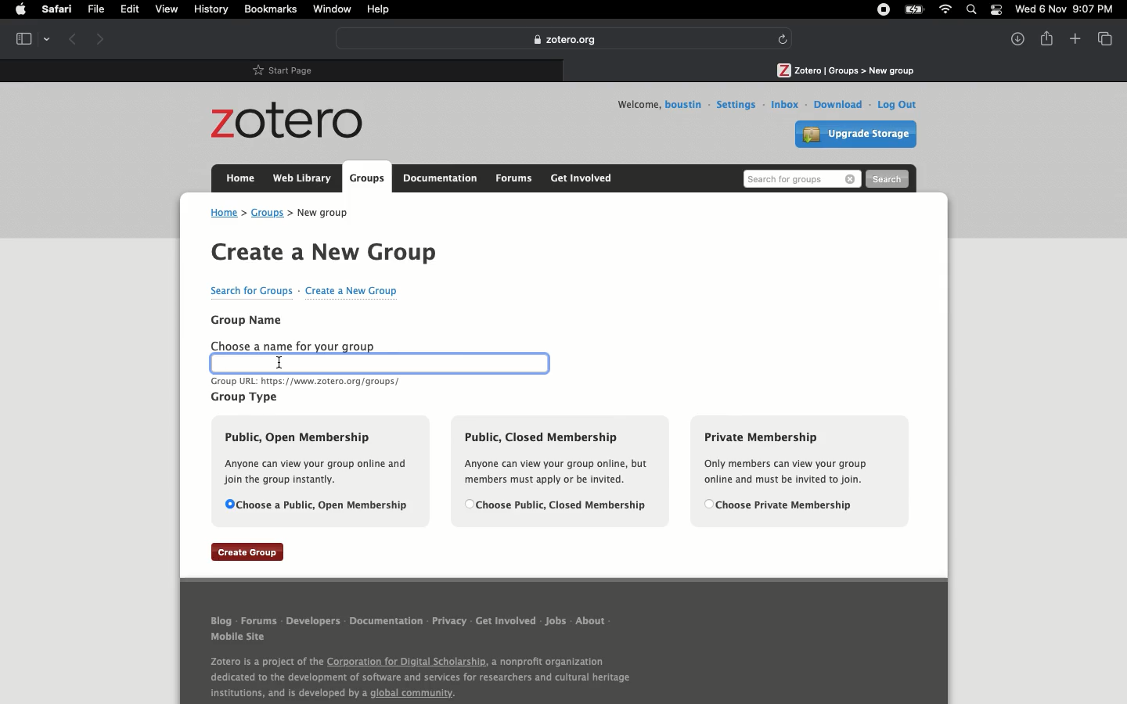 This screenshot has width=1127, height=704. Describe the element at coordinates (250, 291) in the screenshot. I see `Search for groups` at that location.